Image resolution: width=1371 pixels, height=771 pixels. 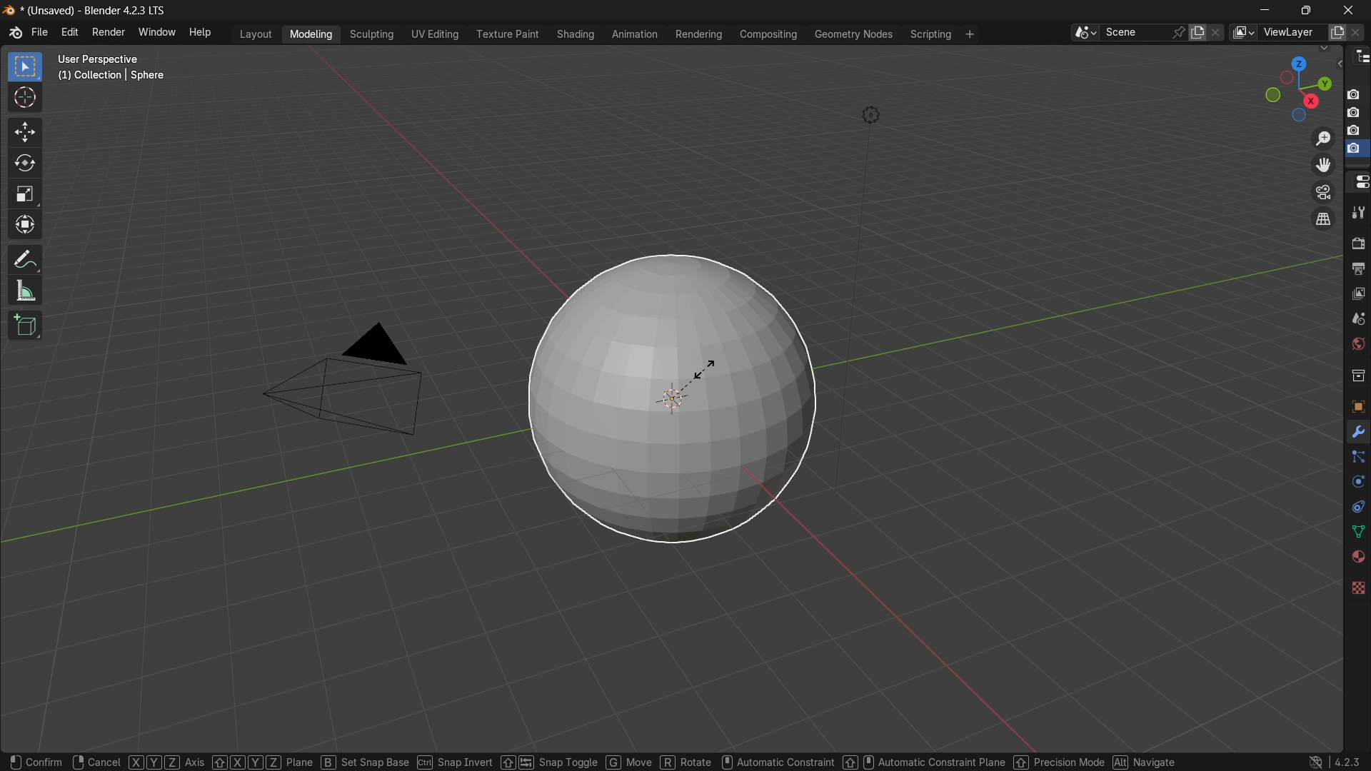 What do you see at coordinates (25, 324) in the screenshot?
I see `add cube` at bounding box center [25, 324].